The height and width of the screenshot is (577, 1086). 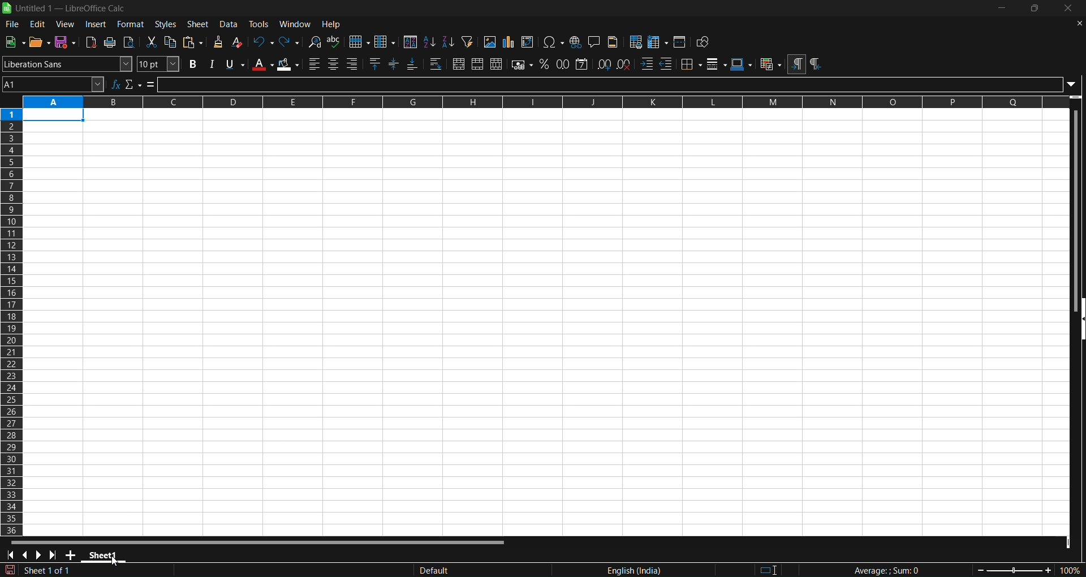 I want to click on align bottom, so click(x=412, y=65).